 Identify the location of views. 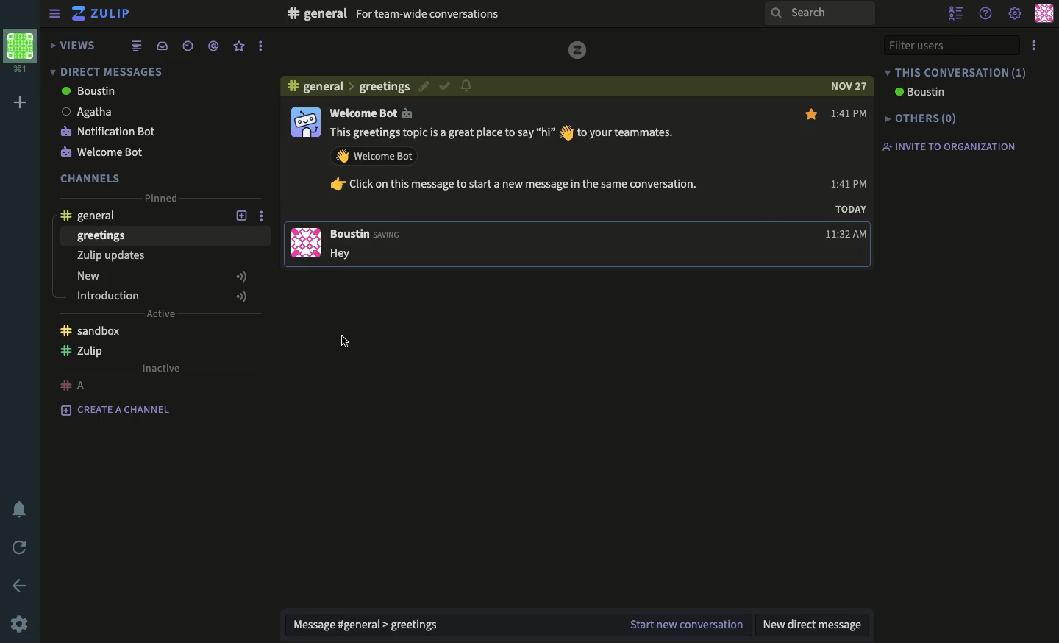
(74, 45).